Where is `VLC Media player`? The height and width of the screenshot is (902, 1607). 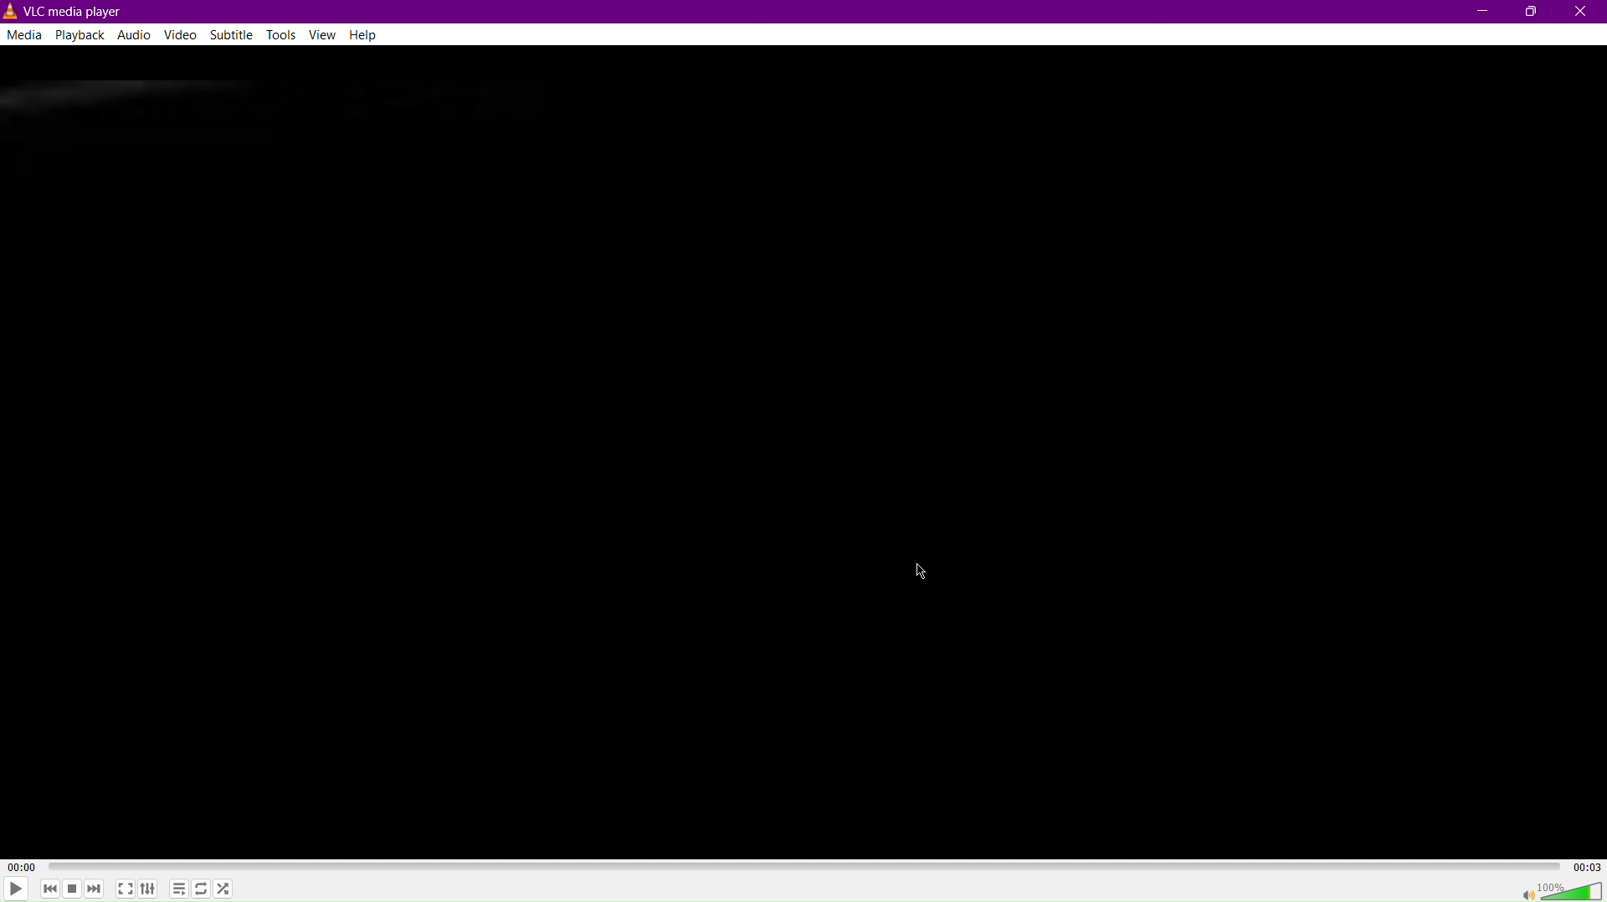
VLC Media player is located at coordinates (65, 10).